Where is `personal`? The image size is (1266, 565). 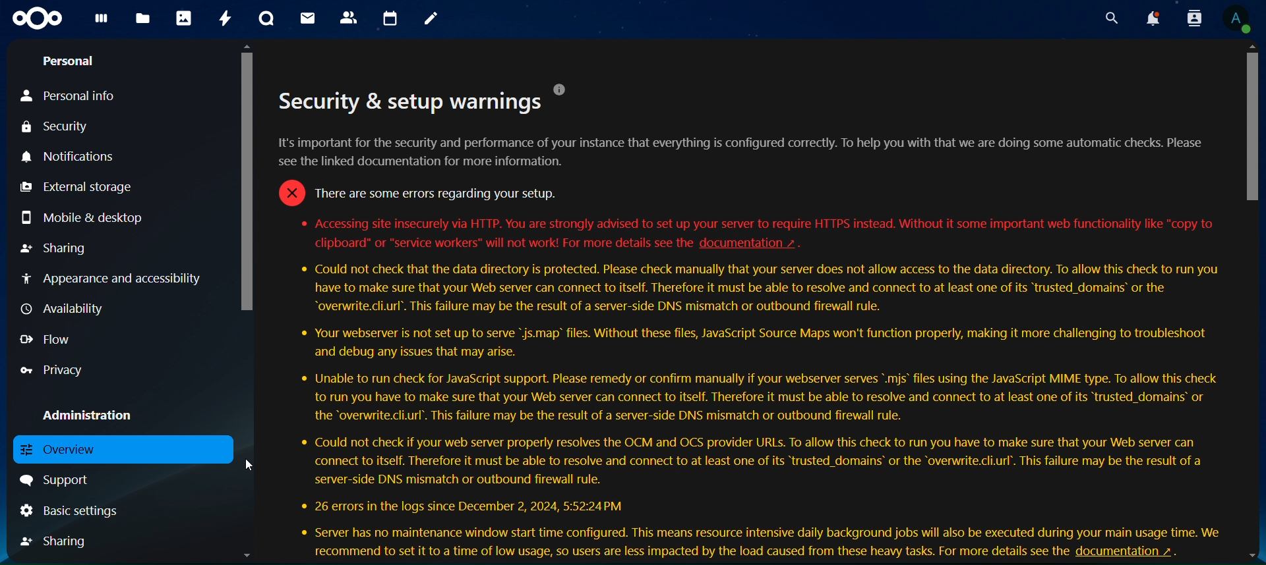
personal is located at coordinates (71, 59).